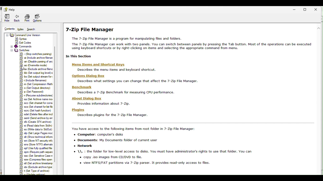 This screenshot has width=323, height=181. What do you see at coordinates (90, 98) in the screenshot?
I see `About Dialog Box` at bounding box center [90, 98].